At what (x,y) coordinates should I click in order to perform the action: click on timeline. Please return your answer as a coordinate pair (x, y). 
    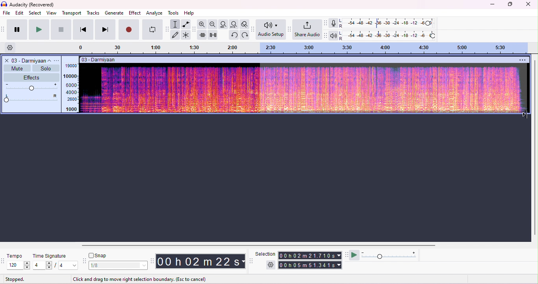
    Looking at the image, I should click on (307, 48).